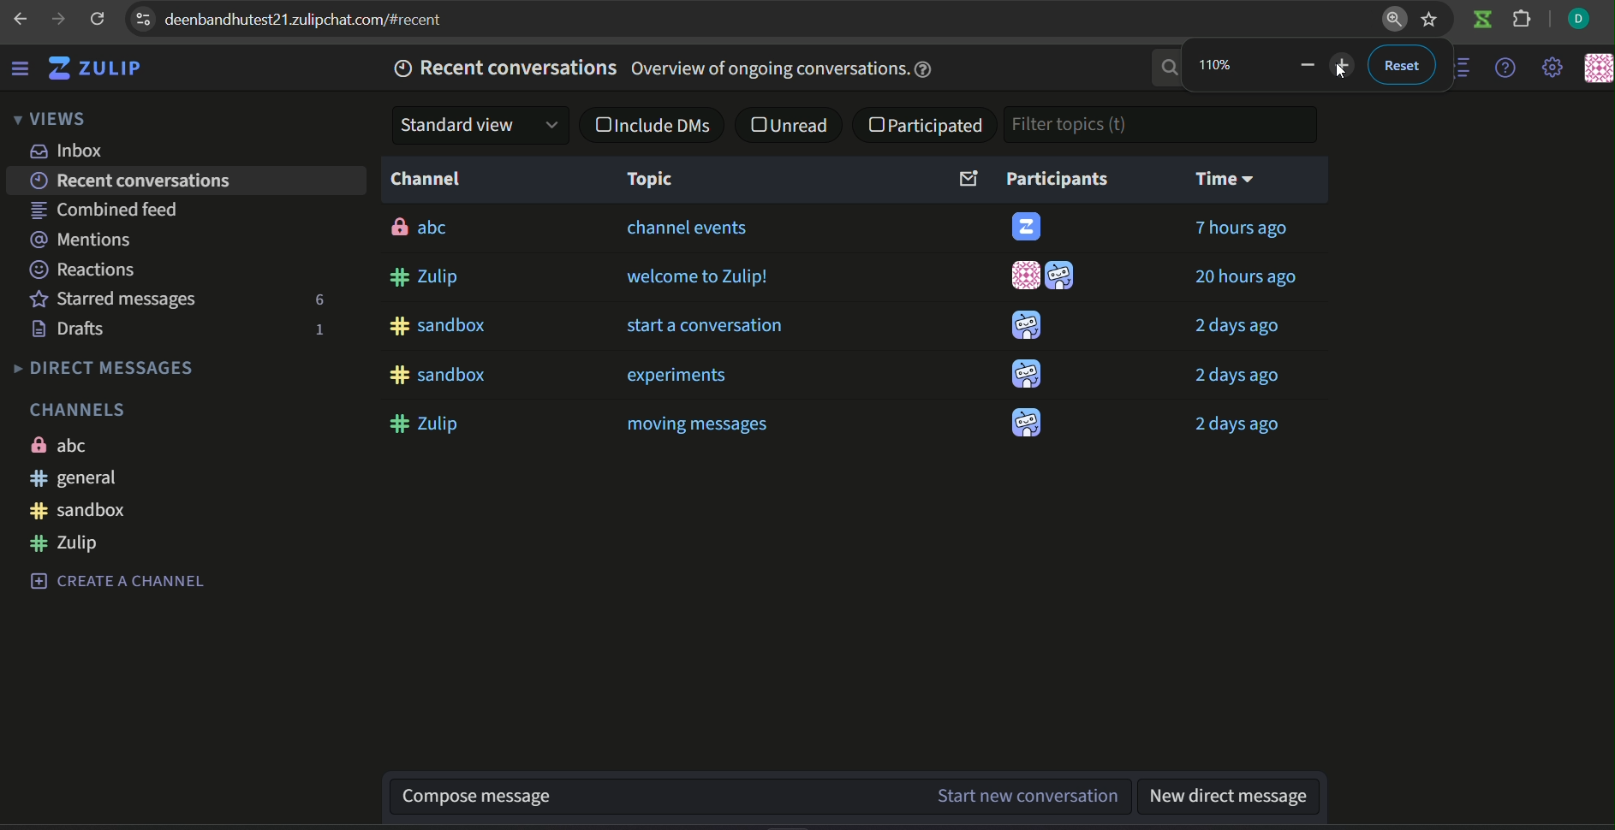 The image size is (1615, 830). What do you see at coordinates (651, 180) in the screenshot?
I see `Topic` at bounding box center [651, 180].